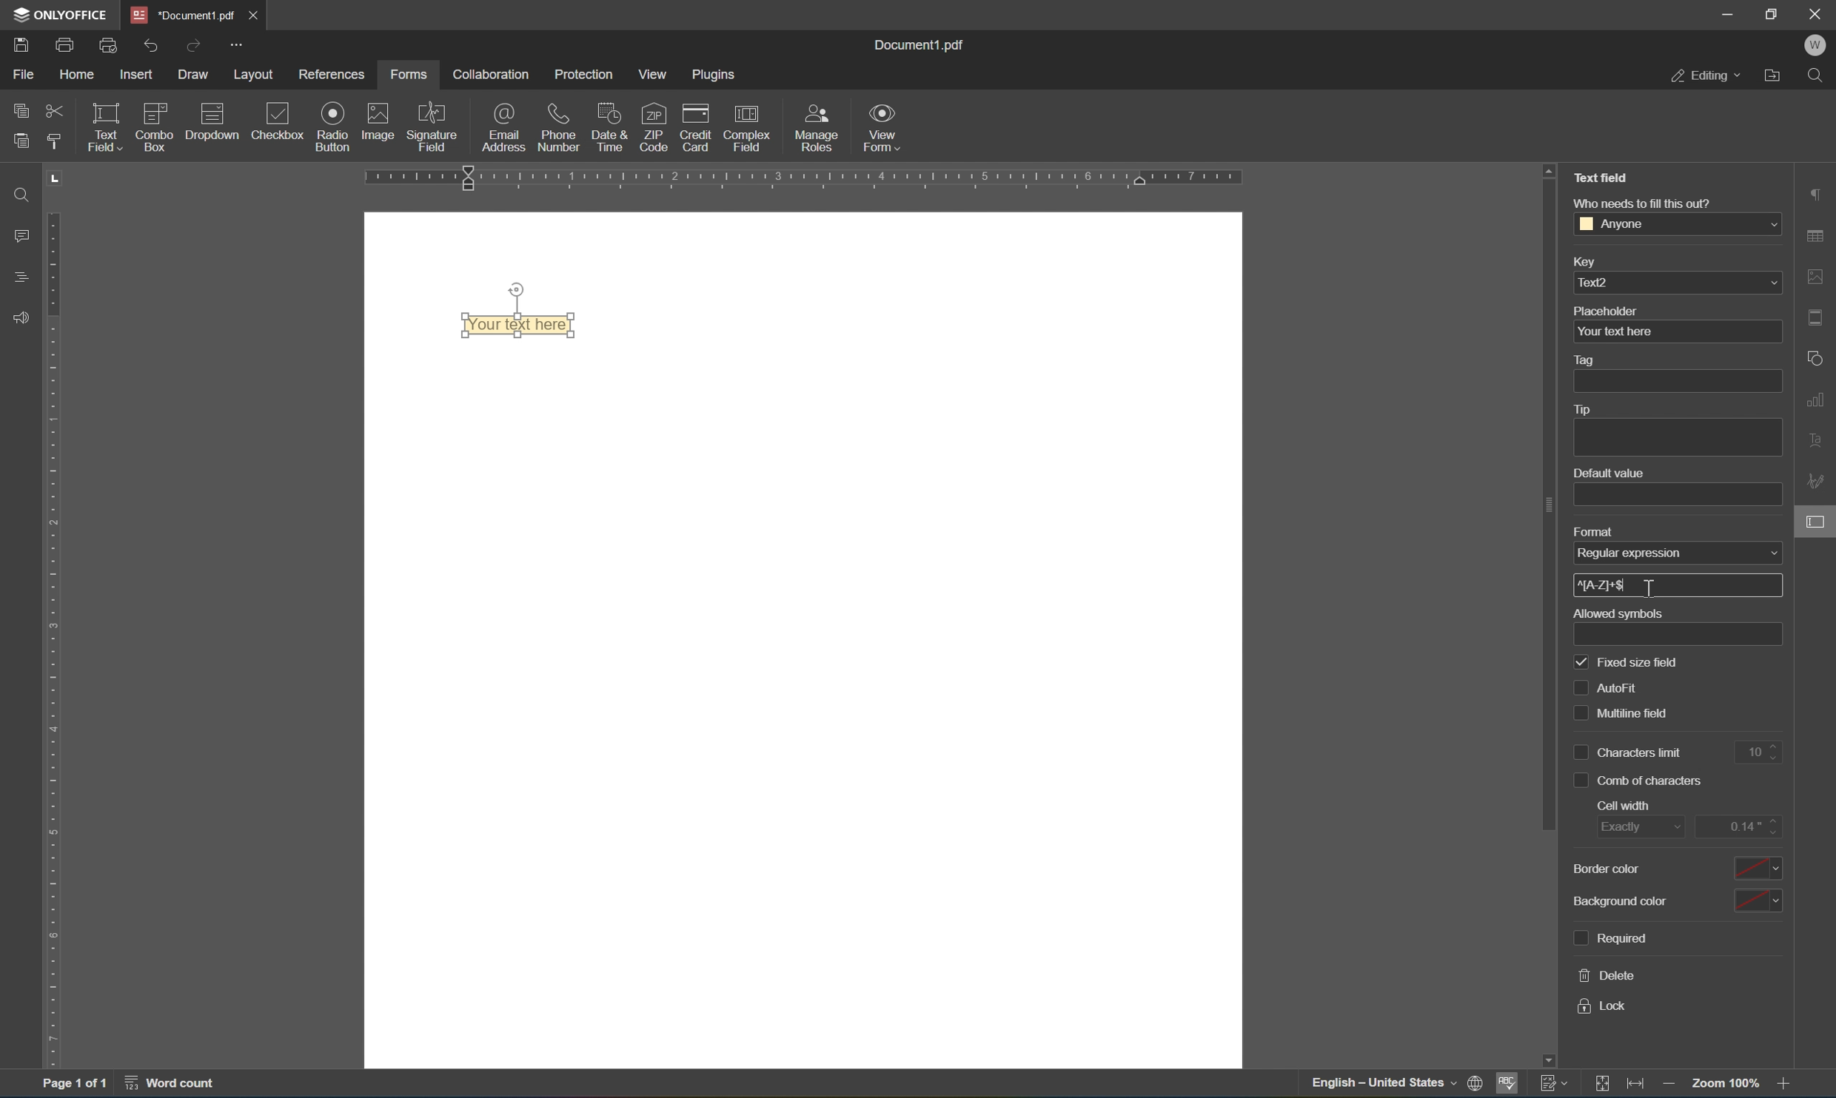 The height and width of the screenshot is (1098, 1836). Describe the element at coordinates (1757, 902) in the screenshot. I see `color` at that location.